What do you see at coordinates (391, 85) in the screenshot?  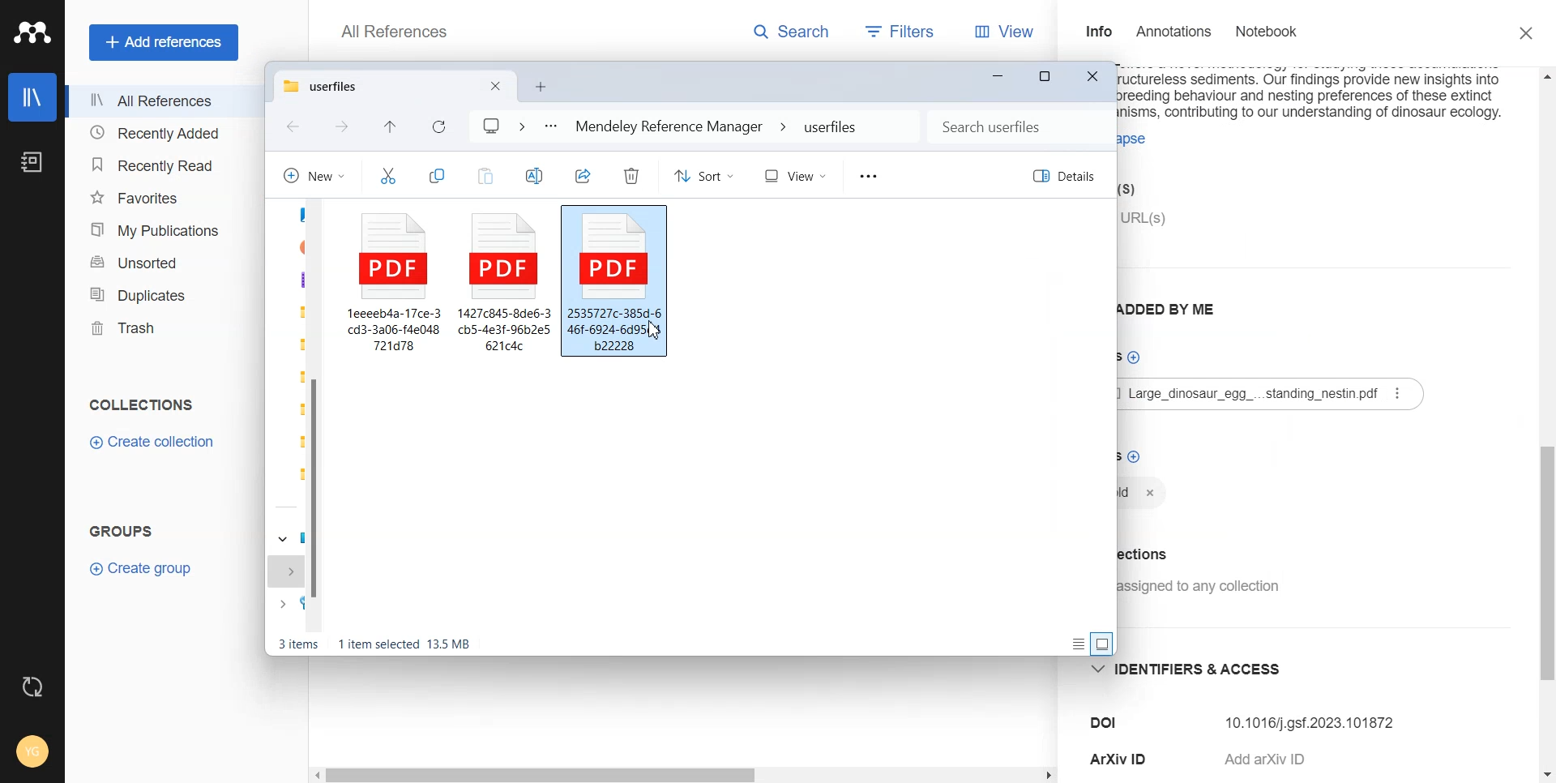 I see `Current tab` at bounding box center [391, 85].